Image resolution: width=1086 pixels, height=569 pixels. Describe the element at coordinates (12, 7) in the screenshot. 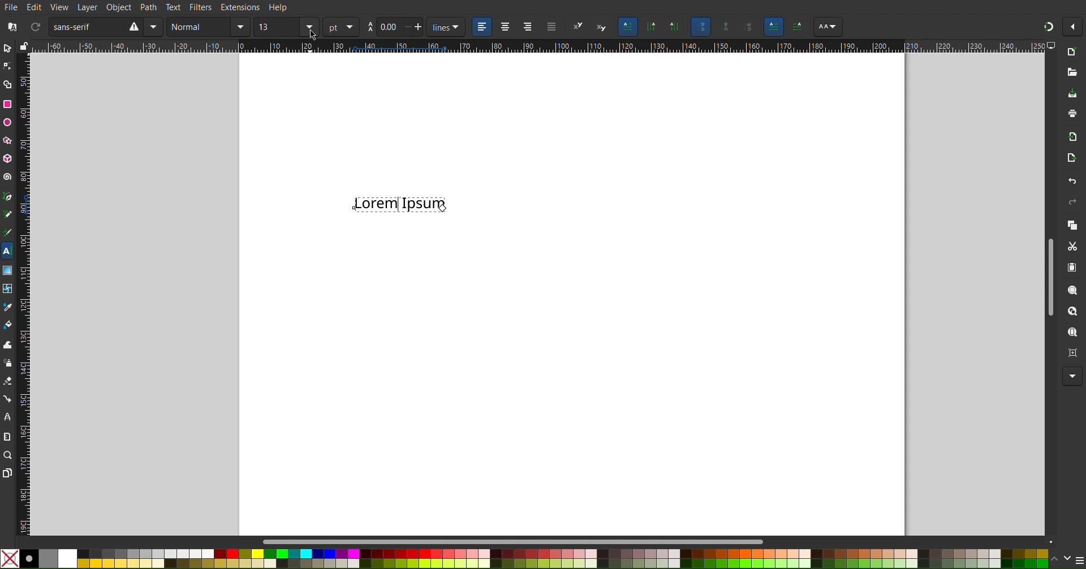

I see `File ` at that location.